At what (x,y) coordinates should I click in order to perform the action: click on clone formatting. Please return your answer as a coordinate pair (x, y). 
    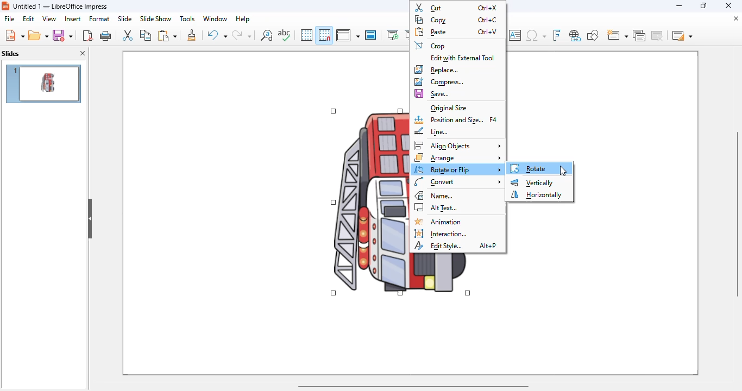
    Looking at the image, I should click on (192, 35).